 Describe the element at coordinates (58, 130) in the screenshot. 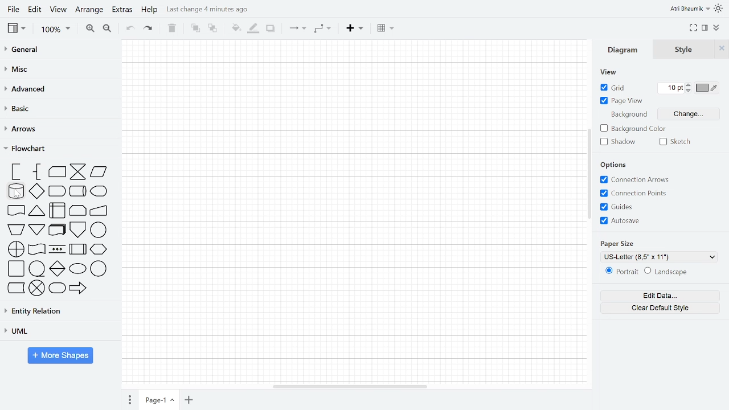

I see `Arrows` at that location.